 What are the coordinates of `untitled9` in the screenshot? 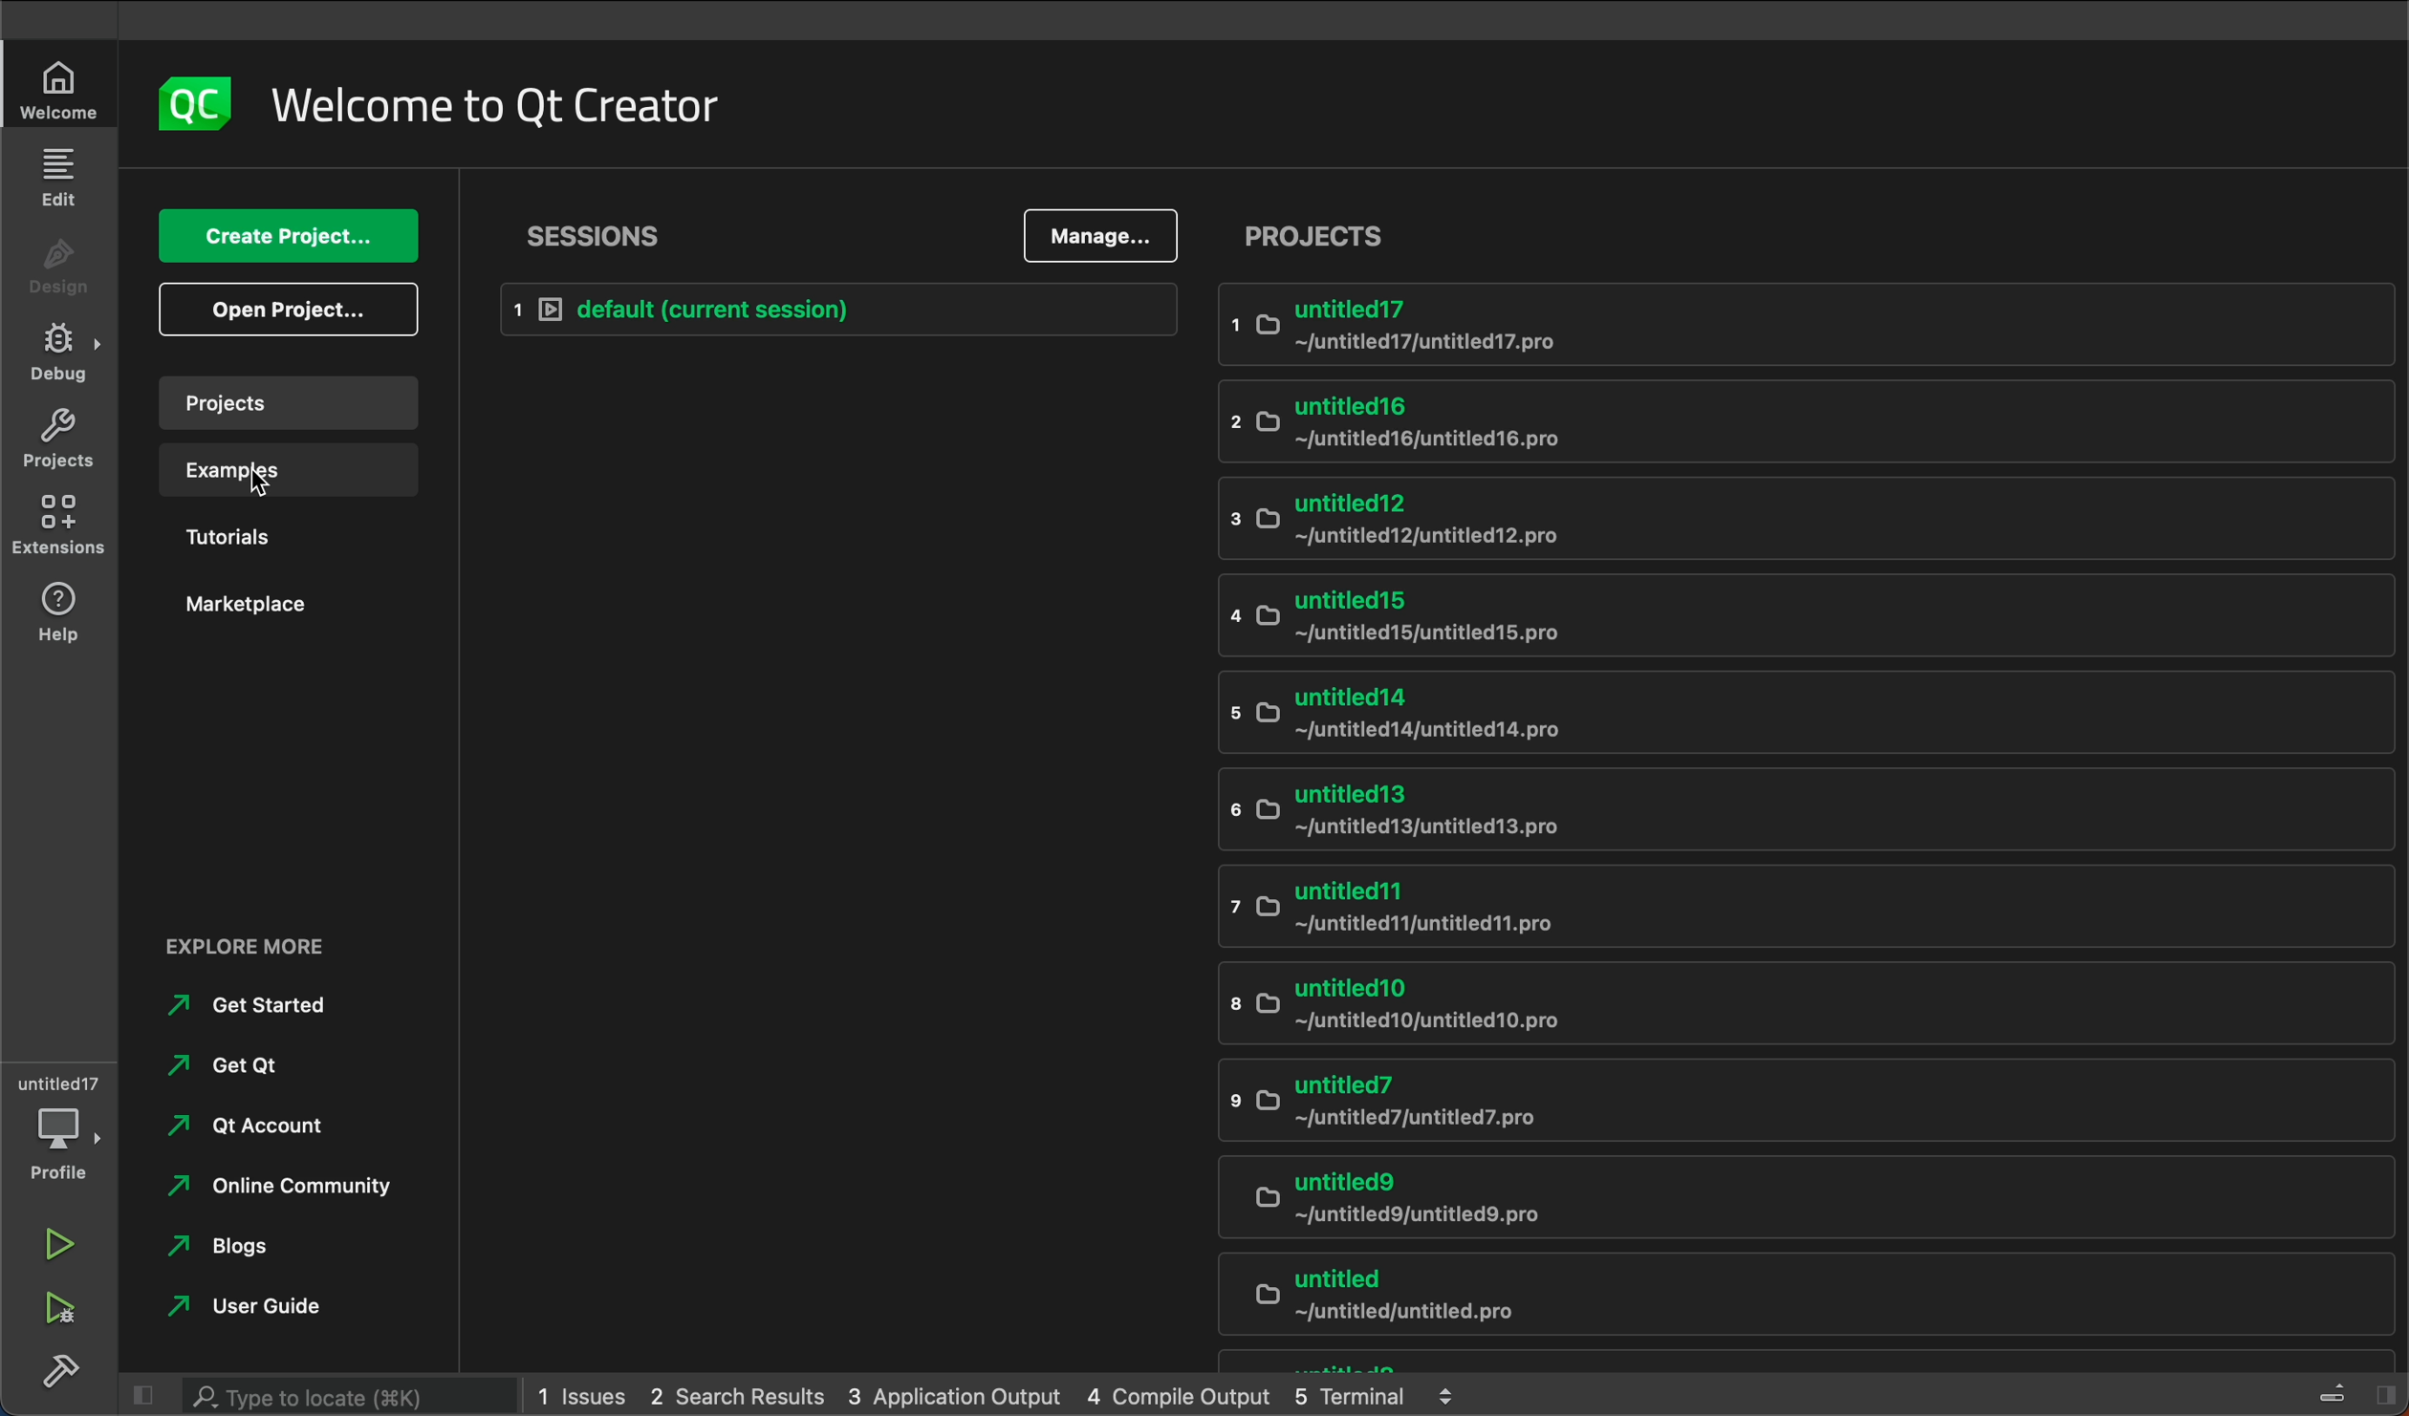 It's located at (1790, 1198).